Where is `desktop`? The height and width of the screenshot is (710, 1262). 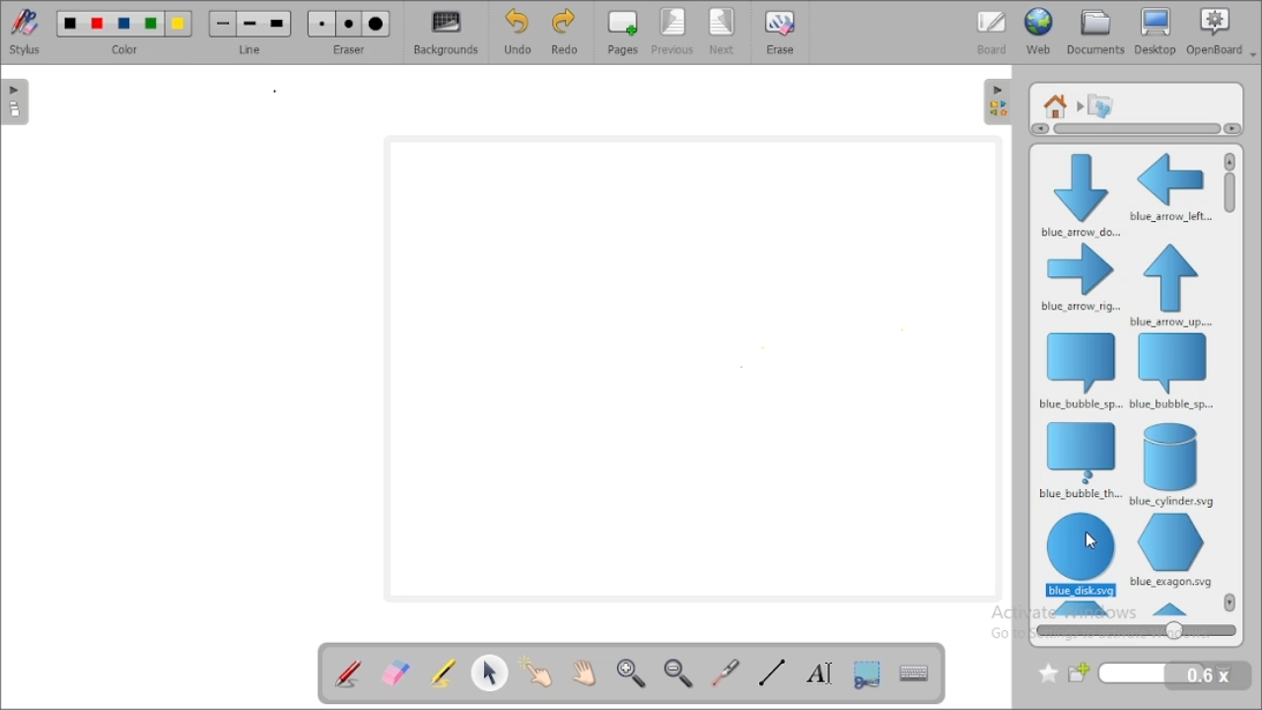 desktop is located at coordinates (1157, 32).